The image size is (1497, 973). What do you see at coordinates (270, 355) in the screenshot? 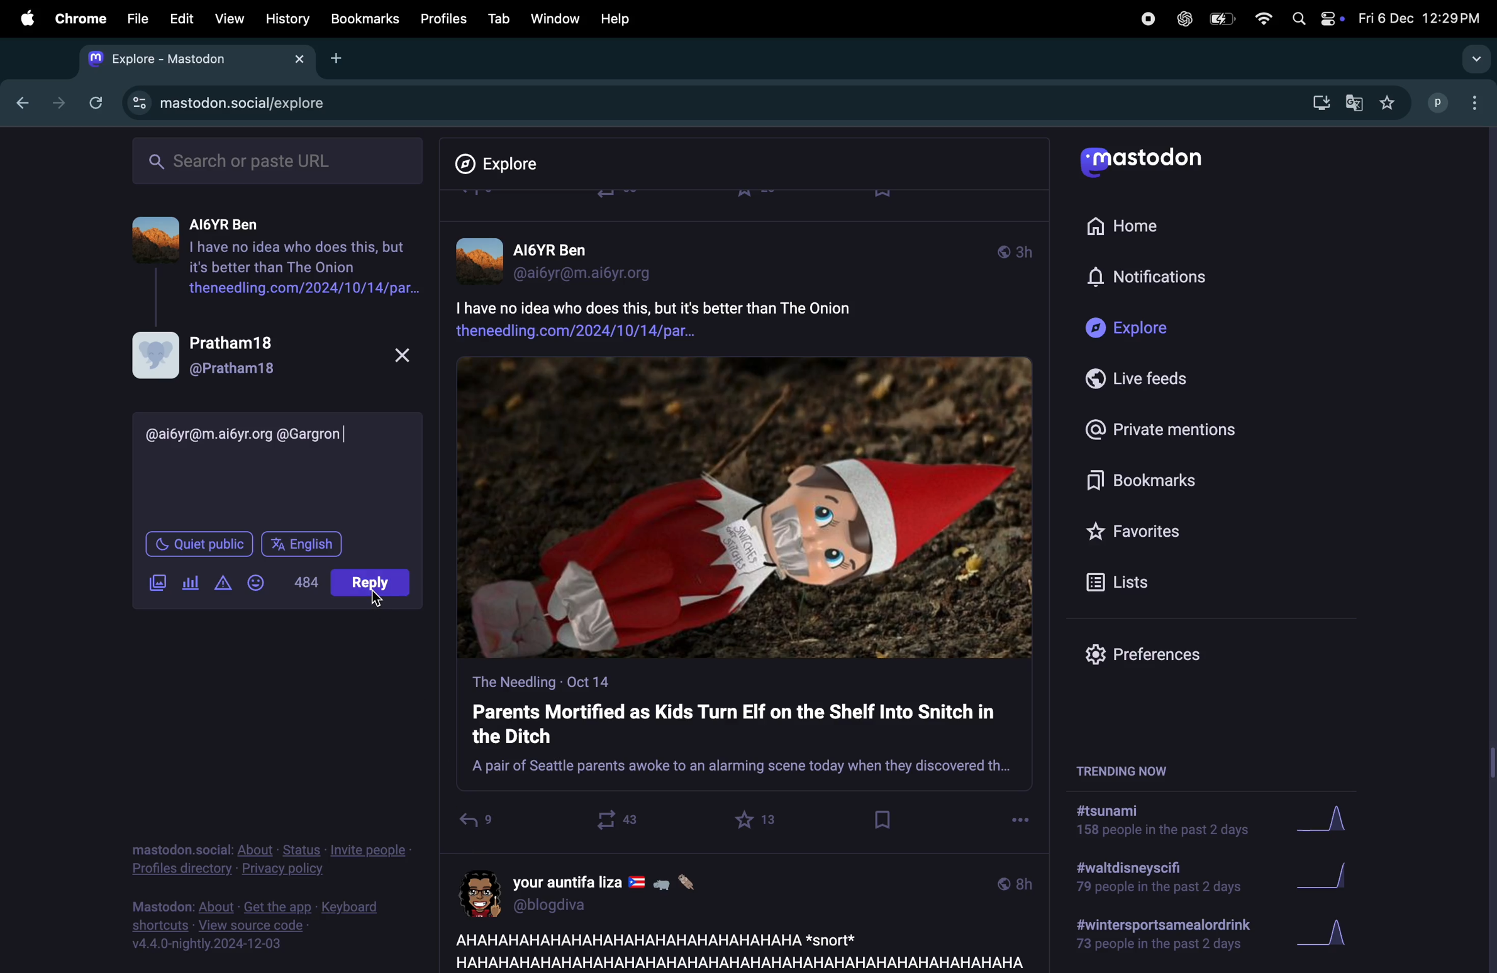
I see `user profile` at bounding box center [270, 355].